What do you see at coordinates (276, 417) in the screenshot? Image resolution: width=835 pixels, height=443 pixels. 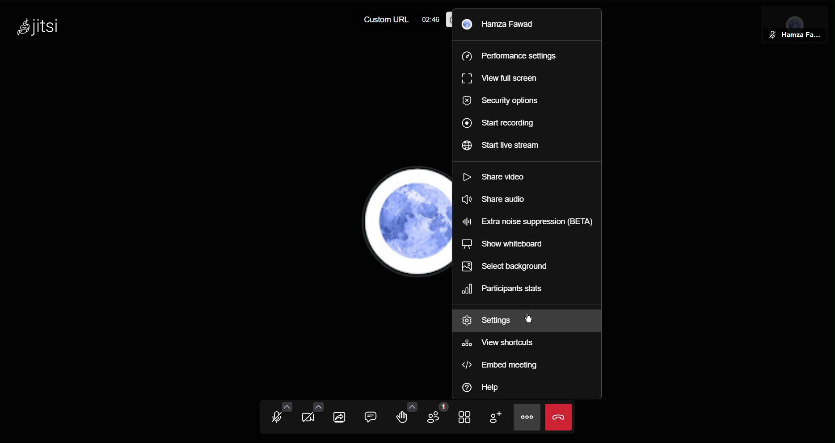 I see `Audio` at bounding box center [276, 417].